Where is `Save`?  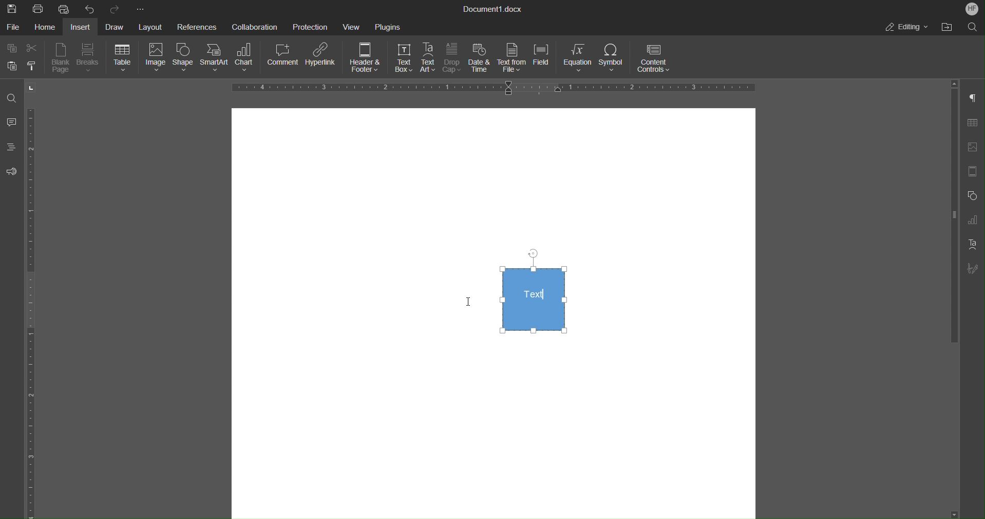 Save is located at coordinates (10, 8).